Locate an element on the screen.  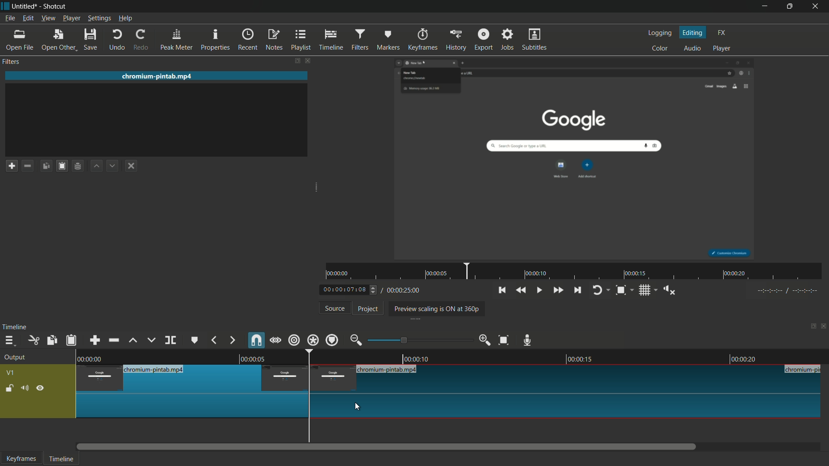
lift is located at coordinates (134, 341).